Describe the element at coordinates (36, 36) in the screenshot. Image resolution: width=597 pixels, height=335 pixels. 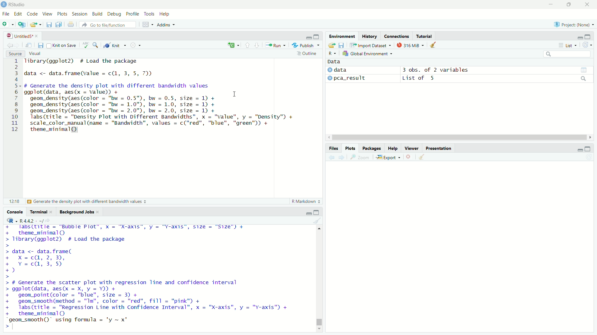
I see `close` at that location.